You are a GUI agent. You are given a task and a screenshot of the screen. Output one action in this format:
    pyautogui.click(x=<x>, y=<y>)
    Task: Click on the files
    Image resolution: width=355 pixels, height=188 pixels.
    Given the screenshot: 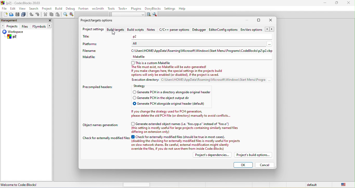 What is the action you would take?
    pyautogui.click(x=25, y=26)
    